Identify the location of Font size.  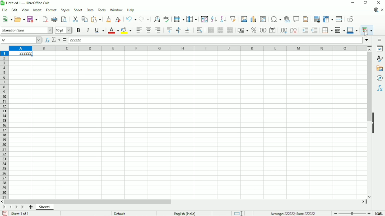
(63, 30).